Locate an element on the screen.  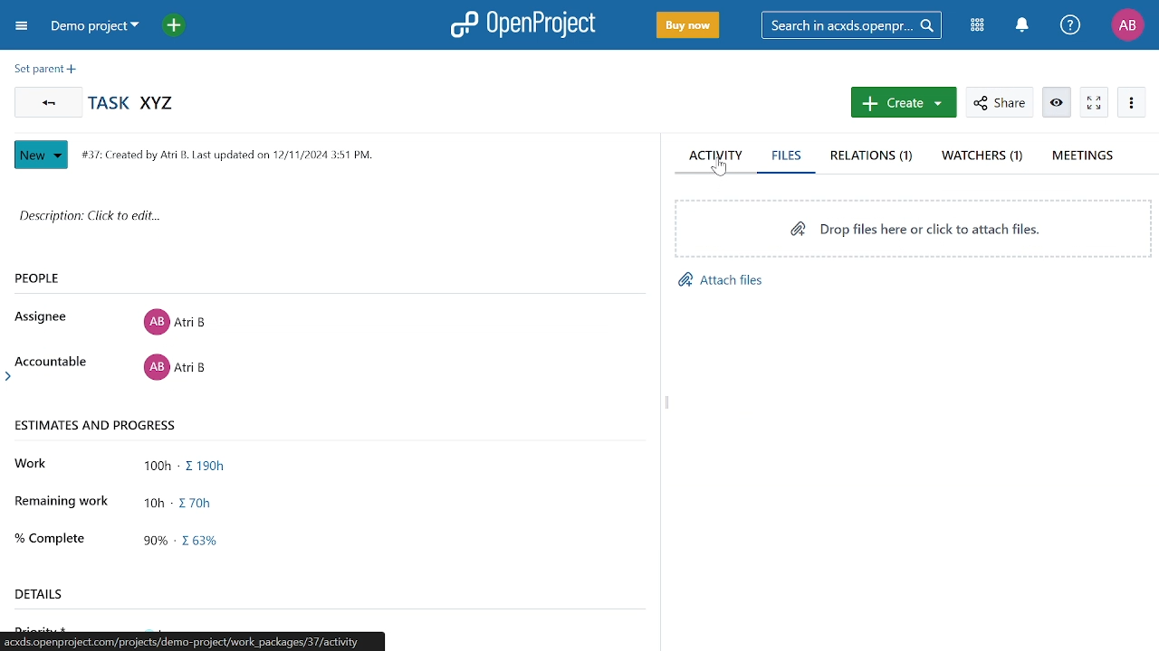
Task name is located at coordinates (150, 105).